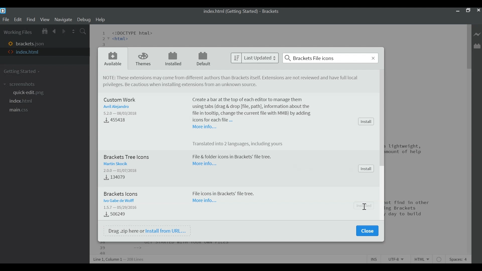 The image size is (482, 271). I want to click on File, so click(6, 20).